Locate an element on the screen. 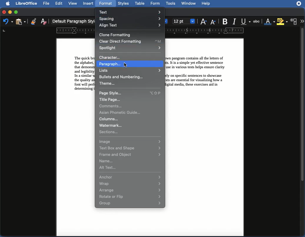  Italic is located at coordinates (235, 22).